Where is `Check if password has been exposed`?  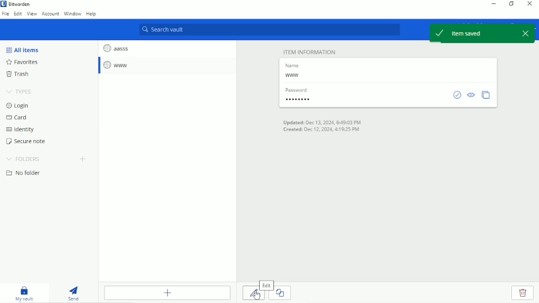
Check if password has been exposed is located at coordinates (457, 95).